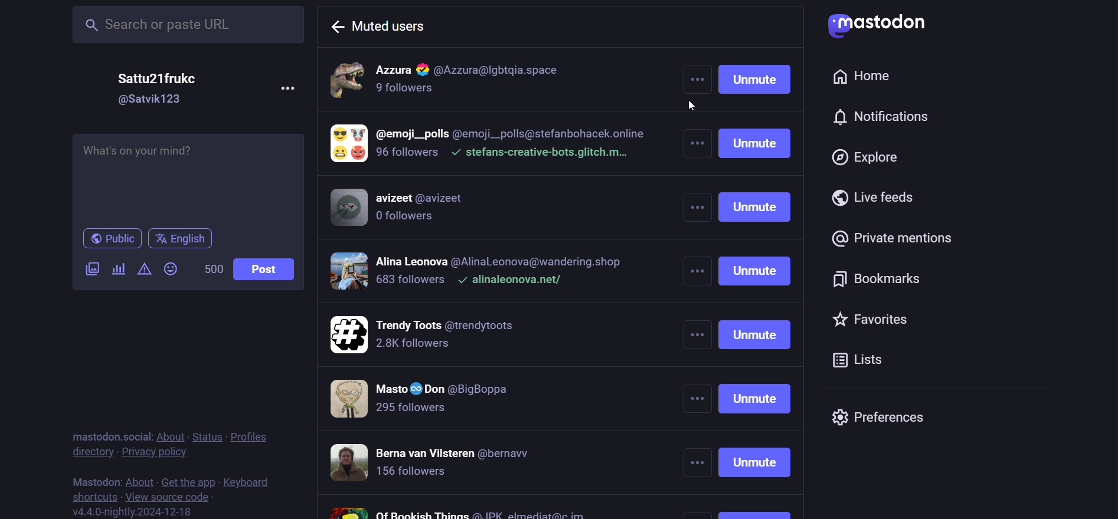 Image resolution: width=1118 pixels, height=519 pixels. What do you see at coordinates (92, 481) in the screenshot?
I see `mastodon` at bounding box center [92, 481].